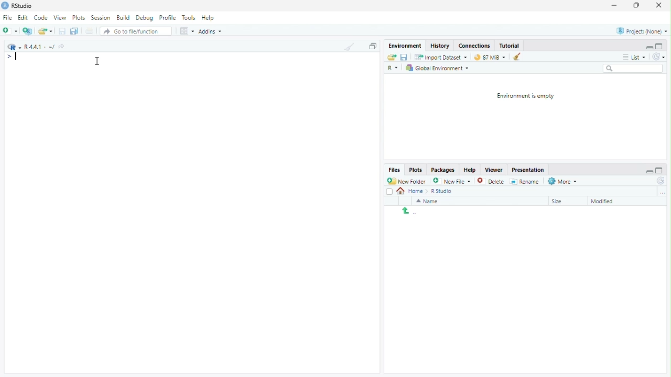 This screenshot has width=671, height=377. What do you see at coordinates (443, 170) in the screenshot?
I see `Packages` at bounding box center [443, 170].